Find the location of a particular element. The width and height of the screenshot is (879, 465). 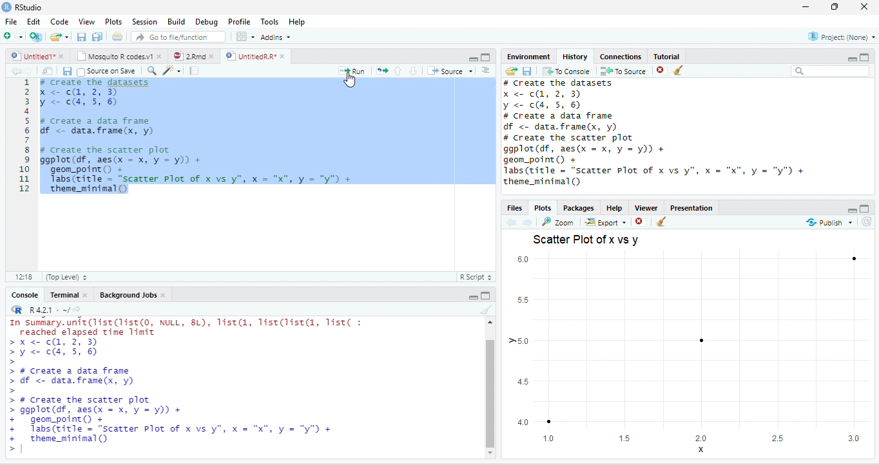

Load history from an existing file is located at coordinates (510, 71).